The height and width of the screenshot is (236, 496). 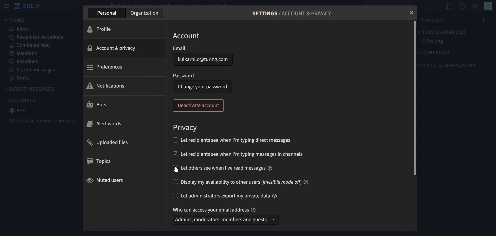 What do you see at coordinates (26, 62) in the screenshot?
I see `reactions` at bounding box center [26, 62].